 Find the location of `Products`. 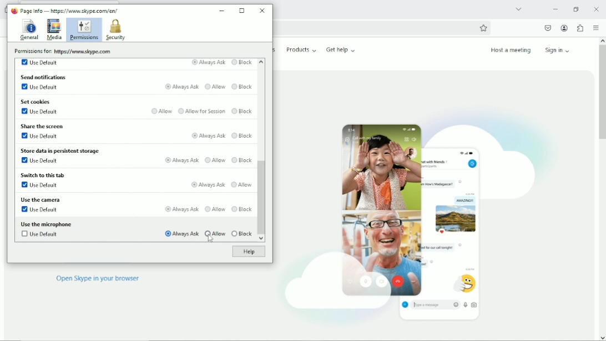

Products is located at coordinates (301, 49).